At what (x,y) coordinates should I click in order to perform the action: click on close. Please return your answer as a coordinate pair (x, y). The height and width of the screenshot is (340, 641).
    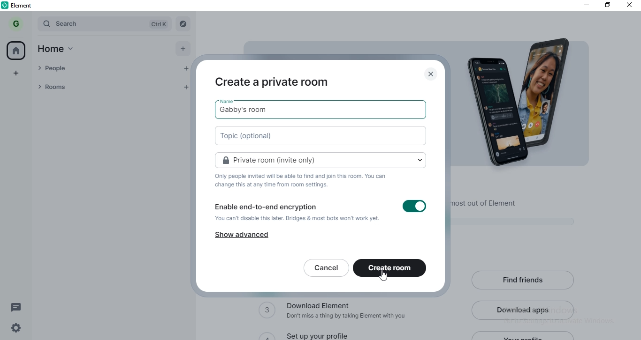
    Looking at the image, I should click on (631, 6).